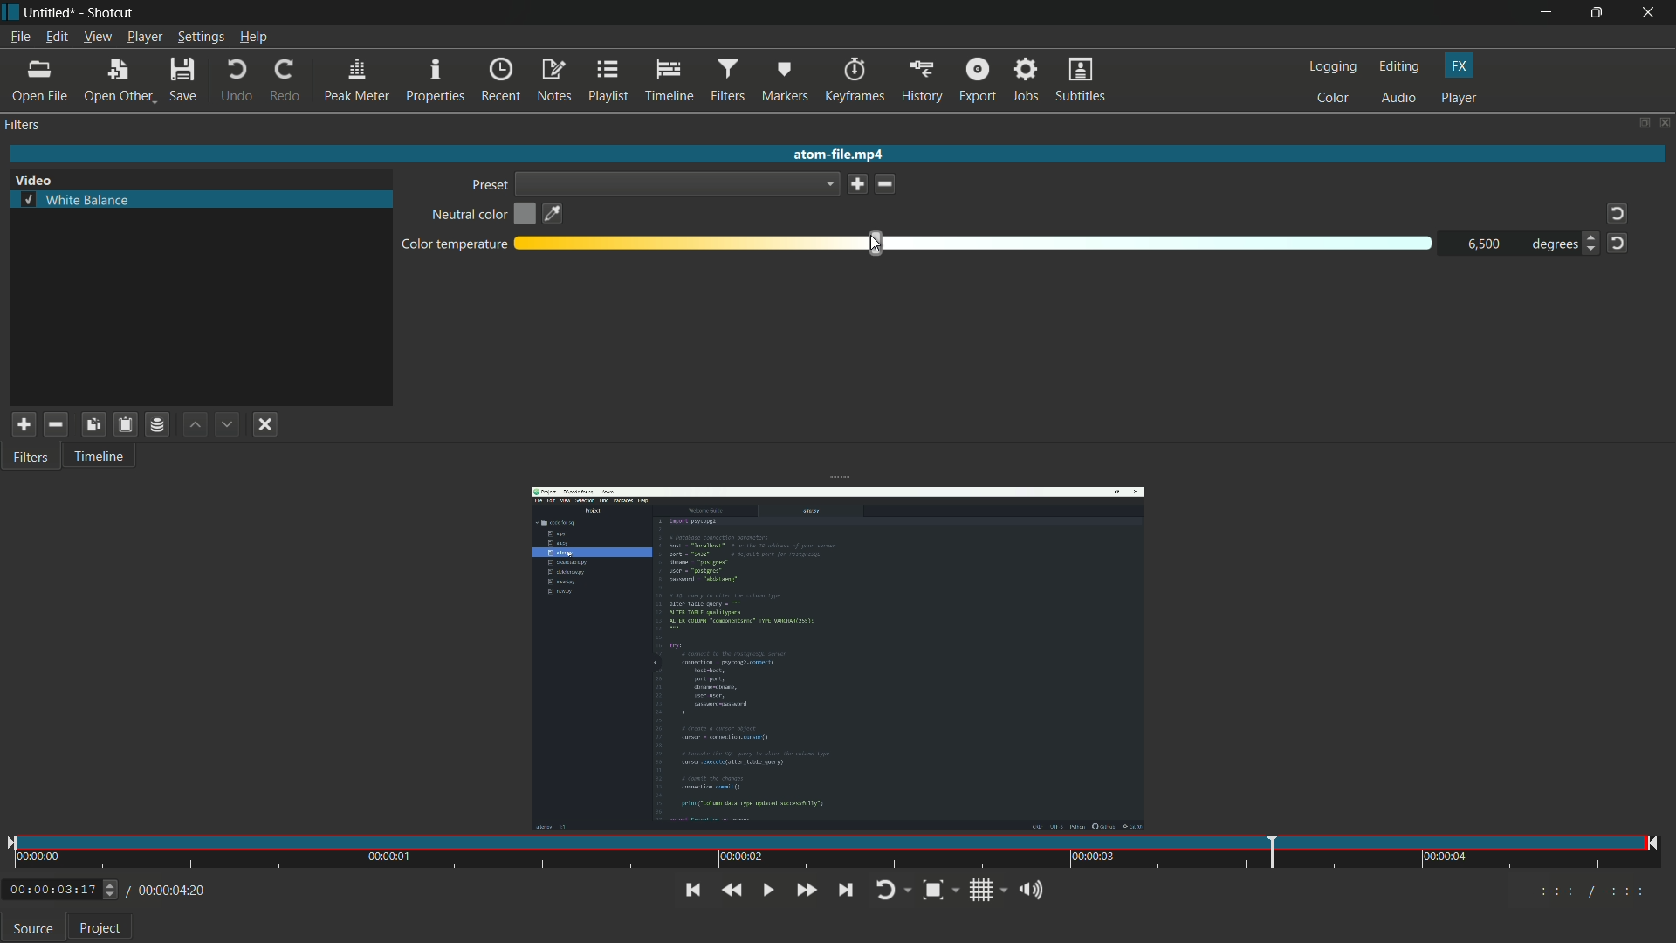 The image size is (1676, 943). What do you see at coordinates (200, 37) in the screenshot?
I see `settings menu` at bounding box center [200, 37].